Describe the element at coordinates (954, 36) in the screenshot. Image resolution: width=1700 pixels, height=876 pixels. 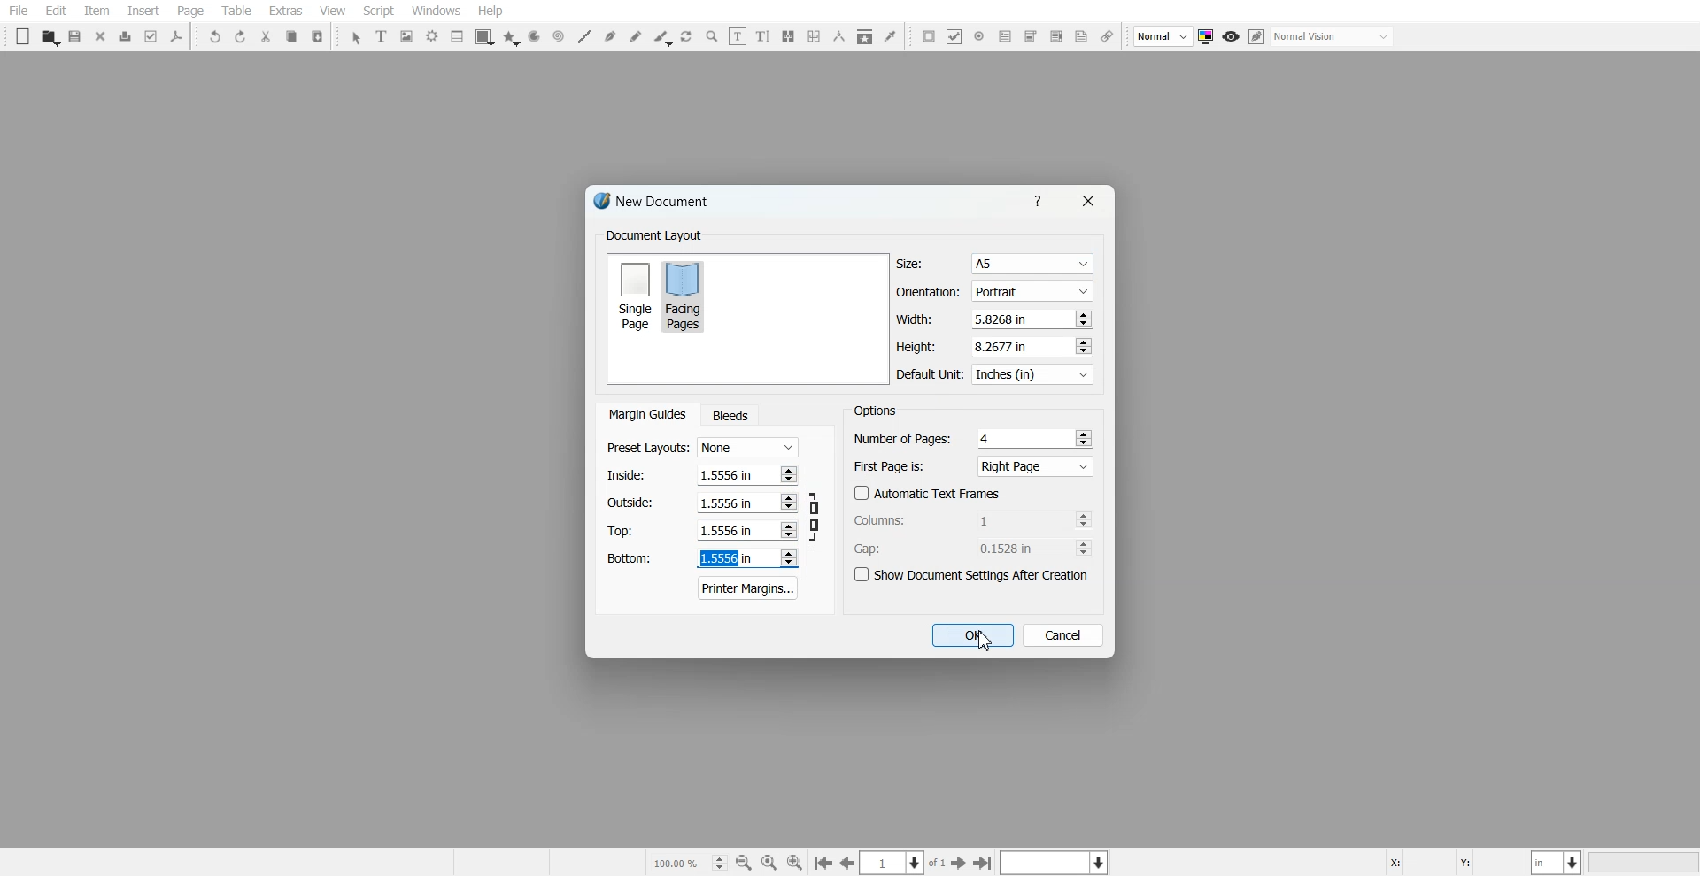
I see `PDF Check Box` at that location.